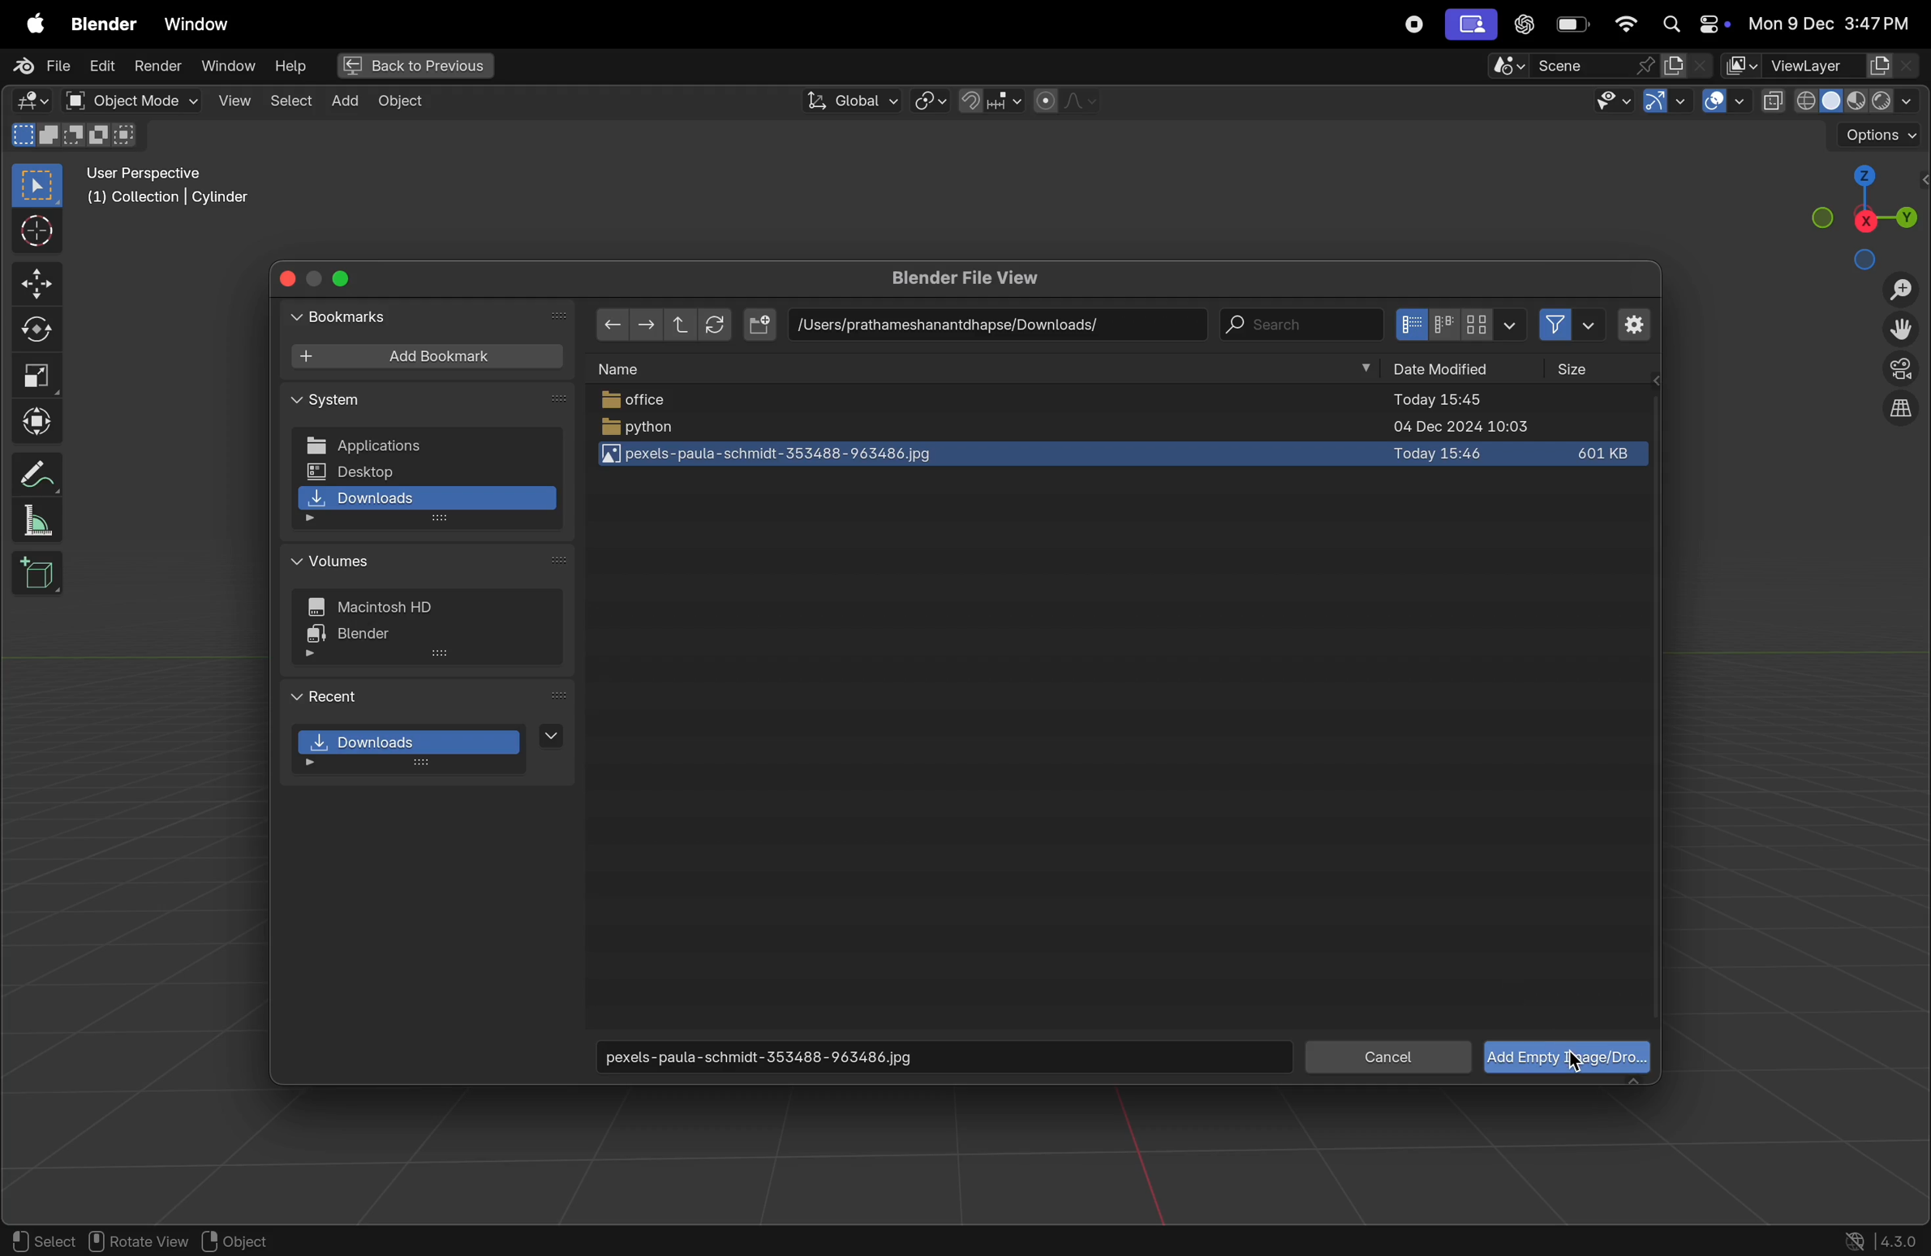  What do you see at coordinates (1611, 101) in the screenshot?
I see `visibility` at bounding box center [1611, 101].